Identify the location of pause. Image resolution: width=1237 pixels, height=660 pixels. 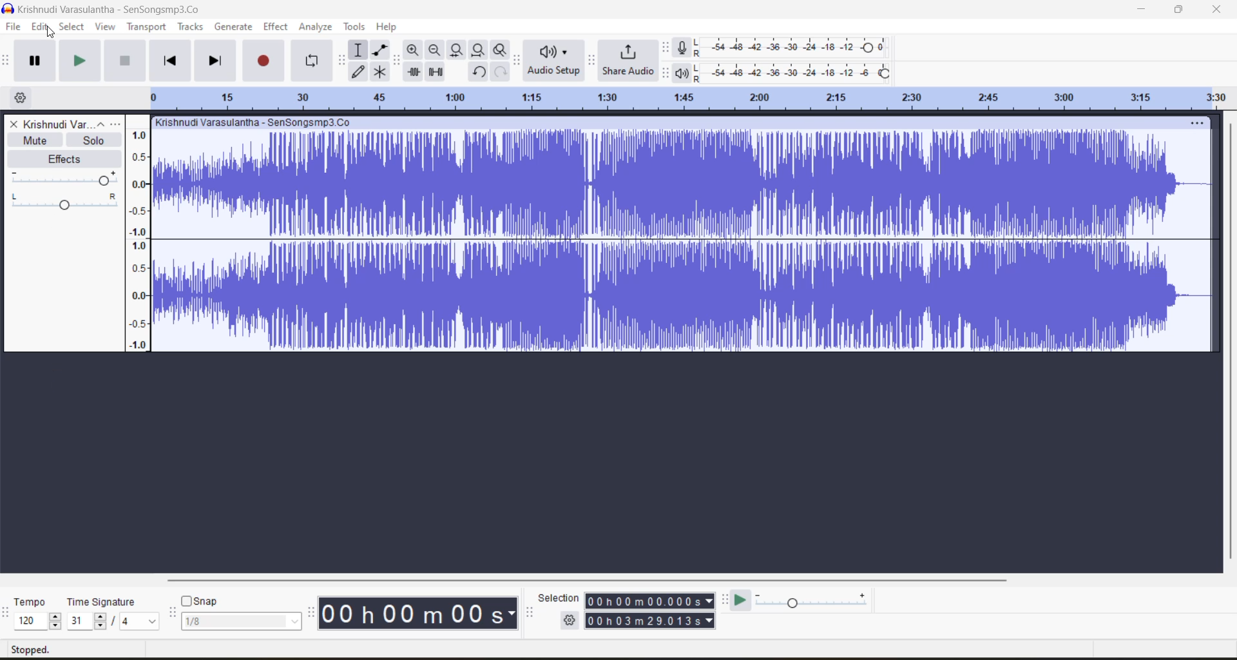
(35, 61).